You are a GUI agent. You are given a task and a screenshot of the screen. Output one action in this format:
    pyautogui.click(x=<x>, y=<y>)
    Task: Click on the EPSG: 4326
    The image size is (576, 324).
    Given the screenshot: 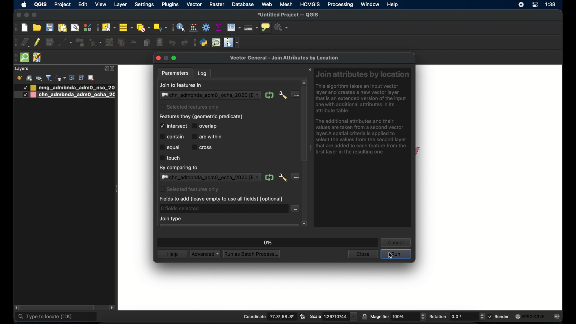 What is the action you would take?
    pyautogui.click(x=530, y=316)
    